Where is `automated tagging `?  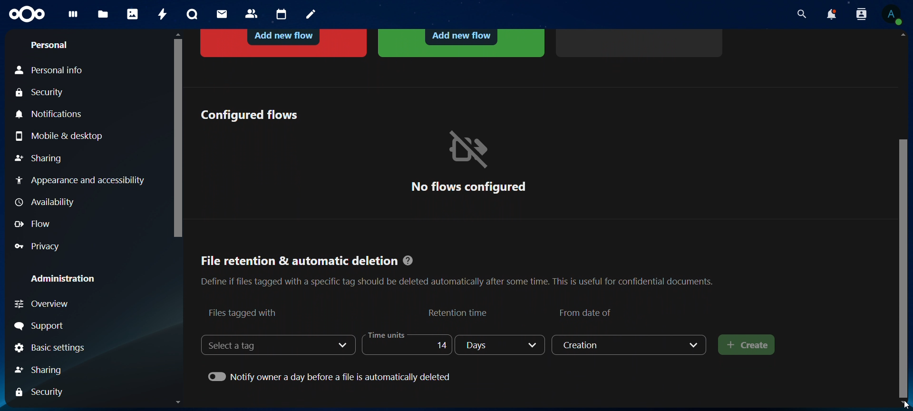 automated tagging  is located at coordinates (461, 42).